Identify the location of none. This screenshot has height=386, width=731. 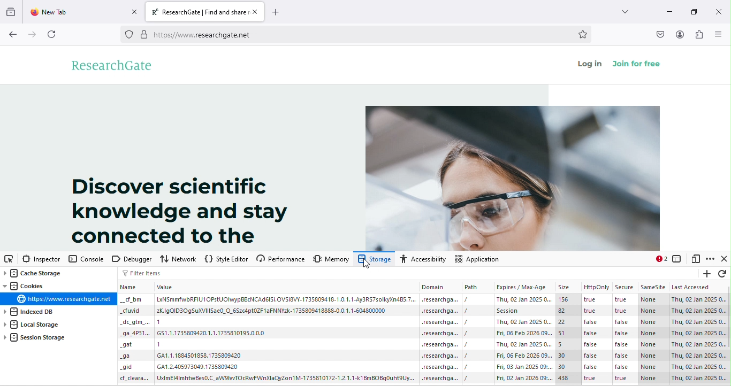
(648, 356).